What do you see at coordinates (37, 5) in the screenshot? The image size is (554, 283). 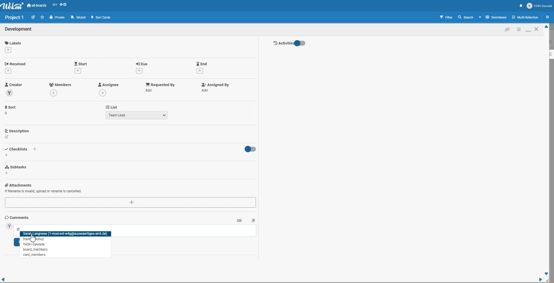 I see `all-boards` at bounding box center [37, 5].